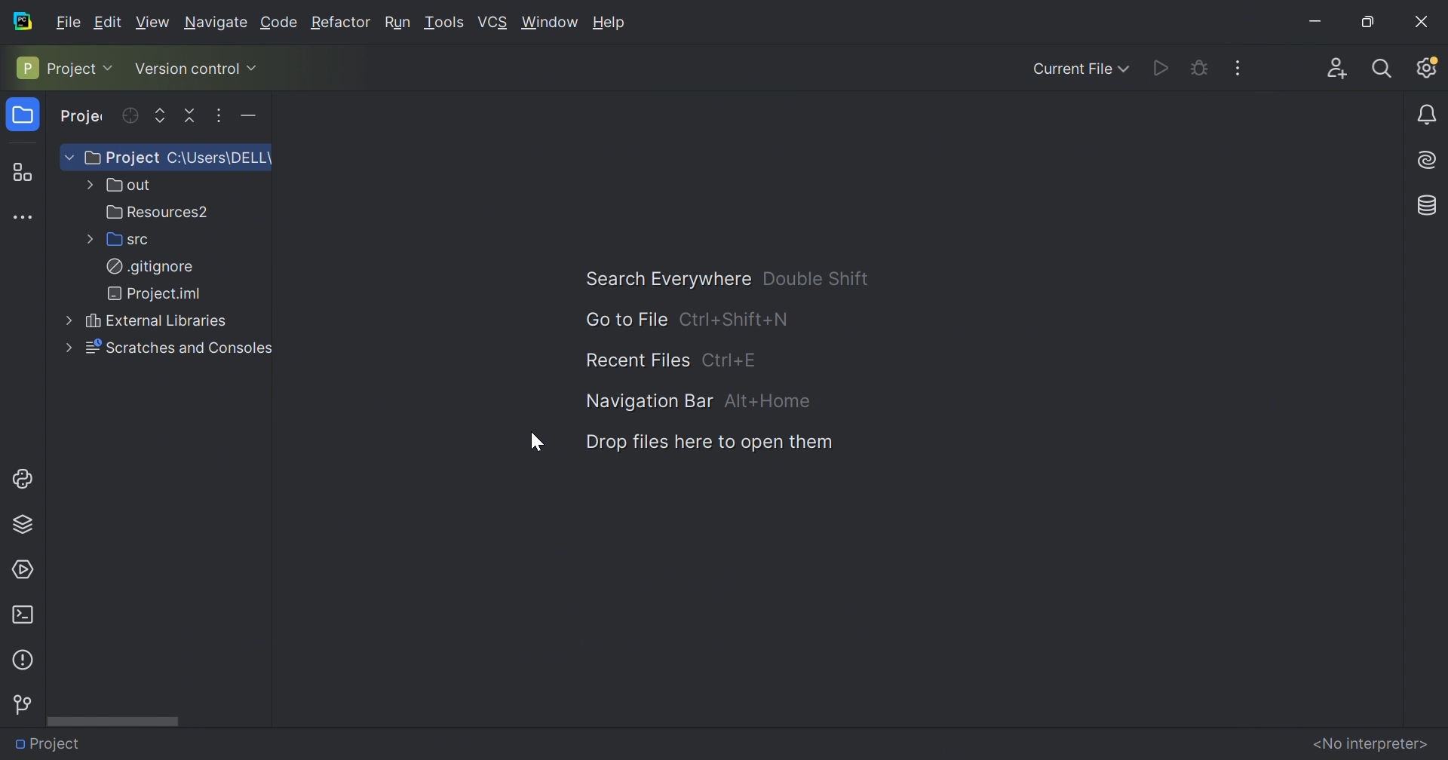  Describe the element at coordinates (633, 360) in the screenshot. I see `Recent files` at that location.